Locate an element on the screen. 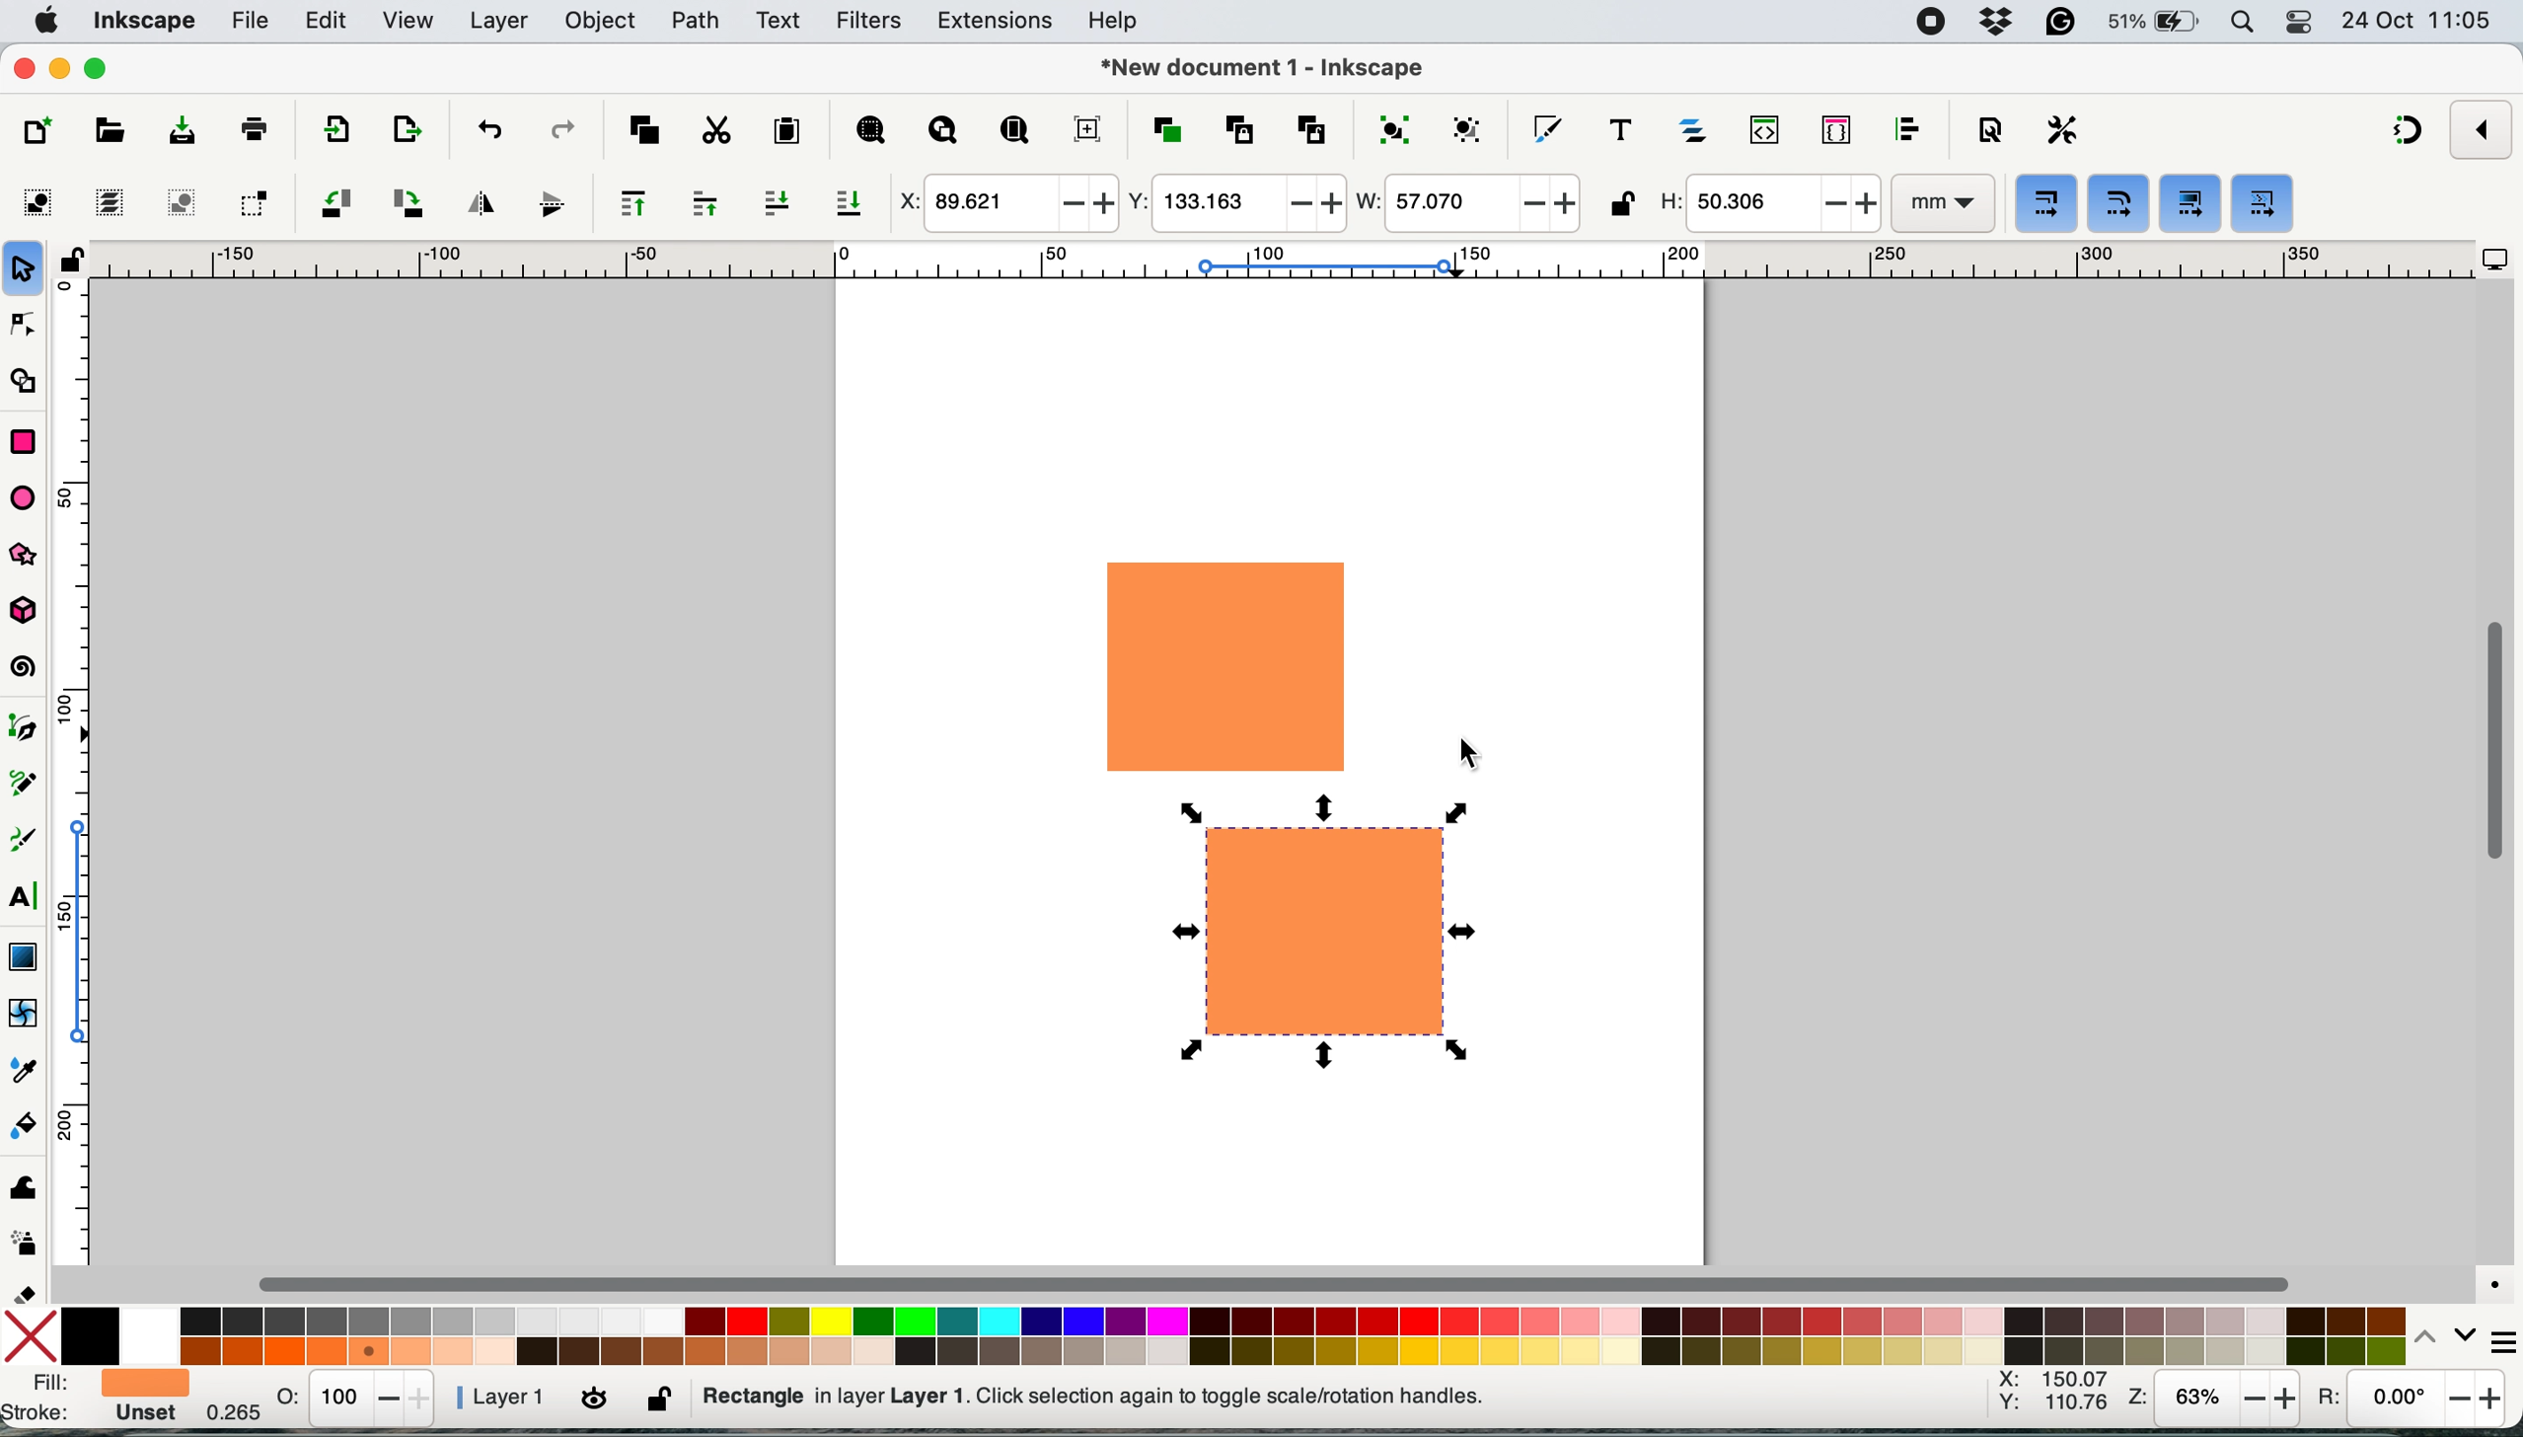 The width and height of the screenshot is (2523, 1437). select all in all layers is located at coordinates (111, 202).